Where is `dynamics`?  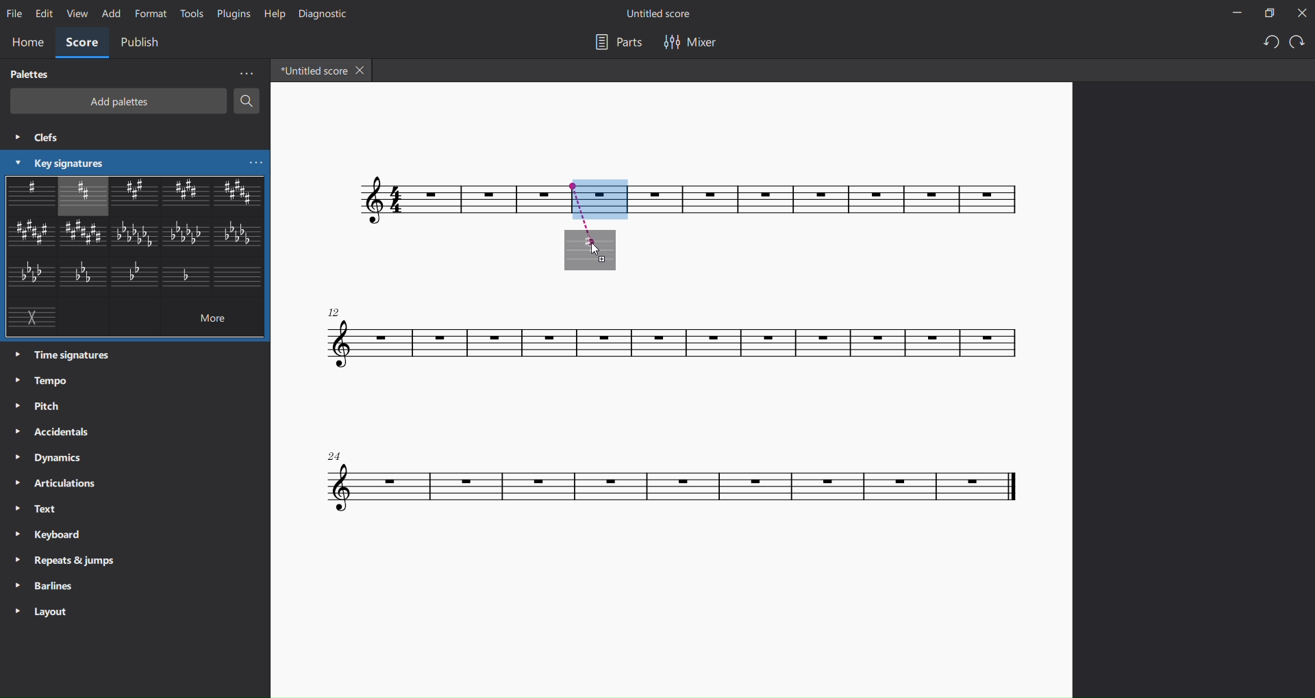 dynamics is located at coordinates (55, 459).